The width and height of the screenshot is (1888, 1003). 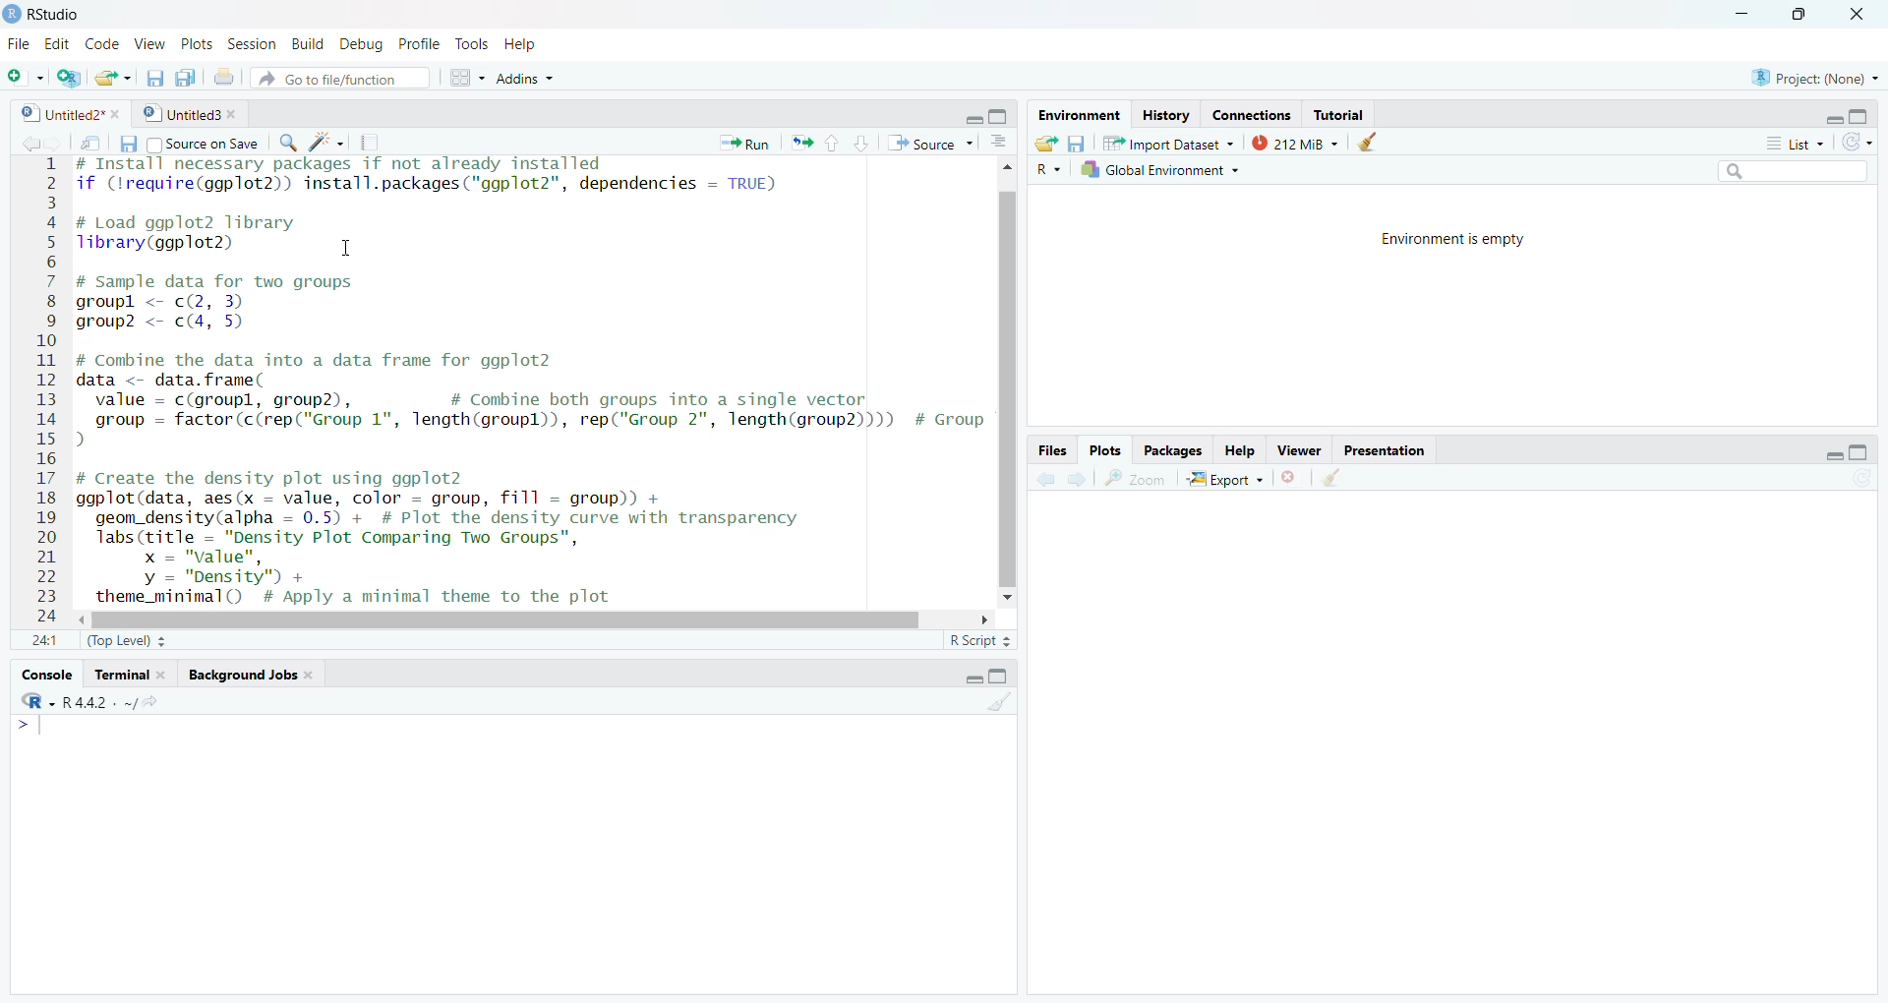 I want to click on 212 MB, so click(x=1296, y=143).